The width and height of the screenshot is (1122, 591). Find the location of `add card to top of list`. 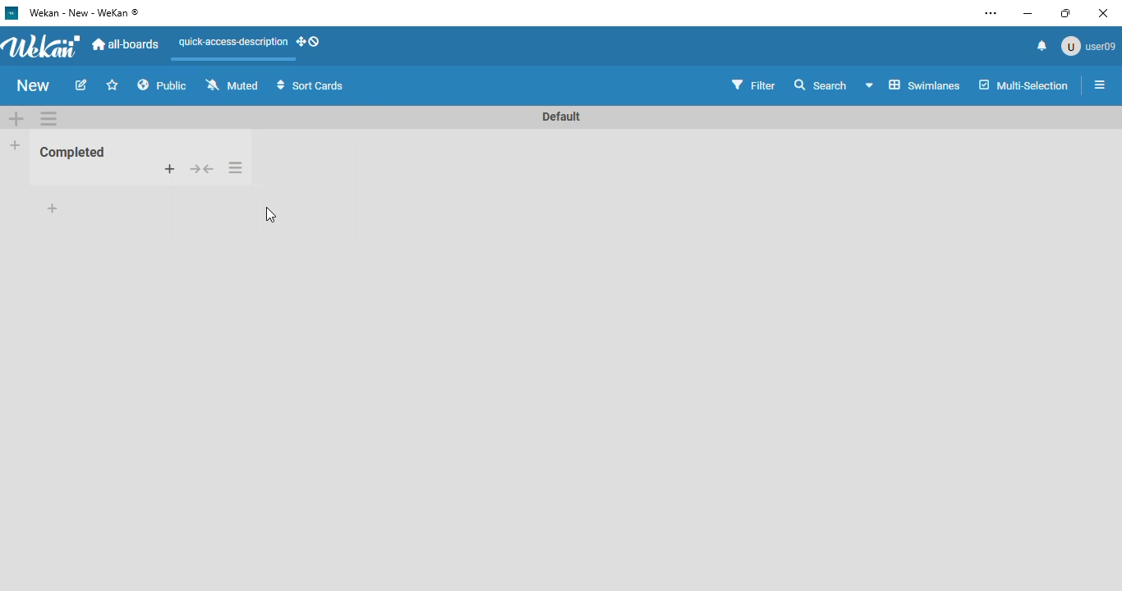

add card to top of list is located at coordinates (170, 170).